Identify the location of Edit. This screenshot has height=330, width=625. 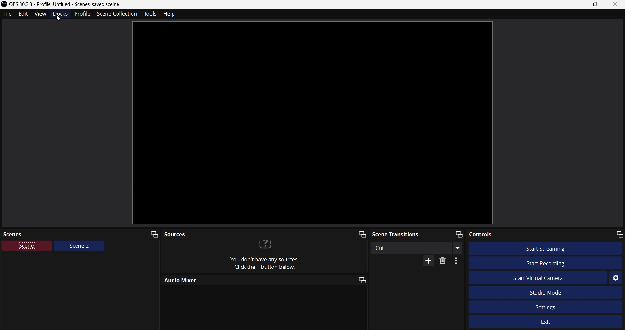
(24, 14).